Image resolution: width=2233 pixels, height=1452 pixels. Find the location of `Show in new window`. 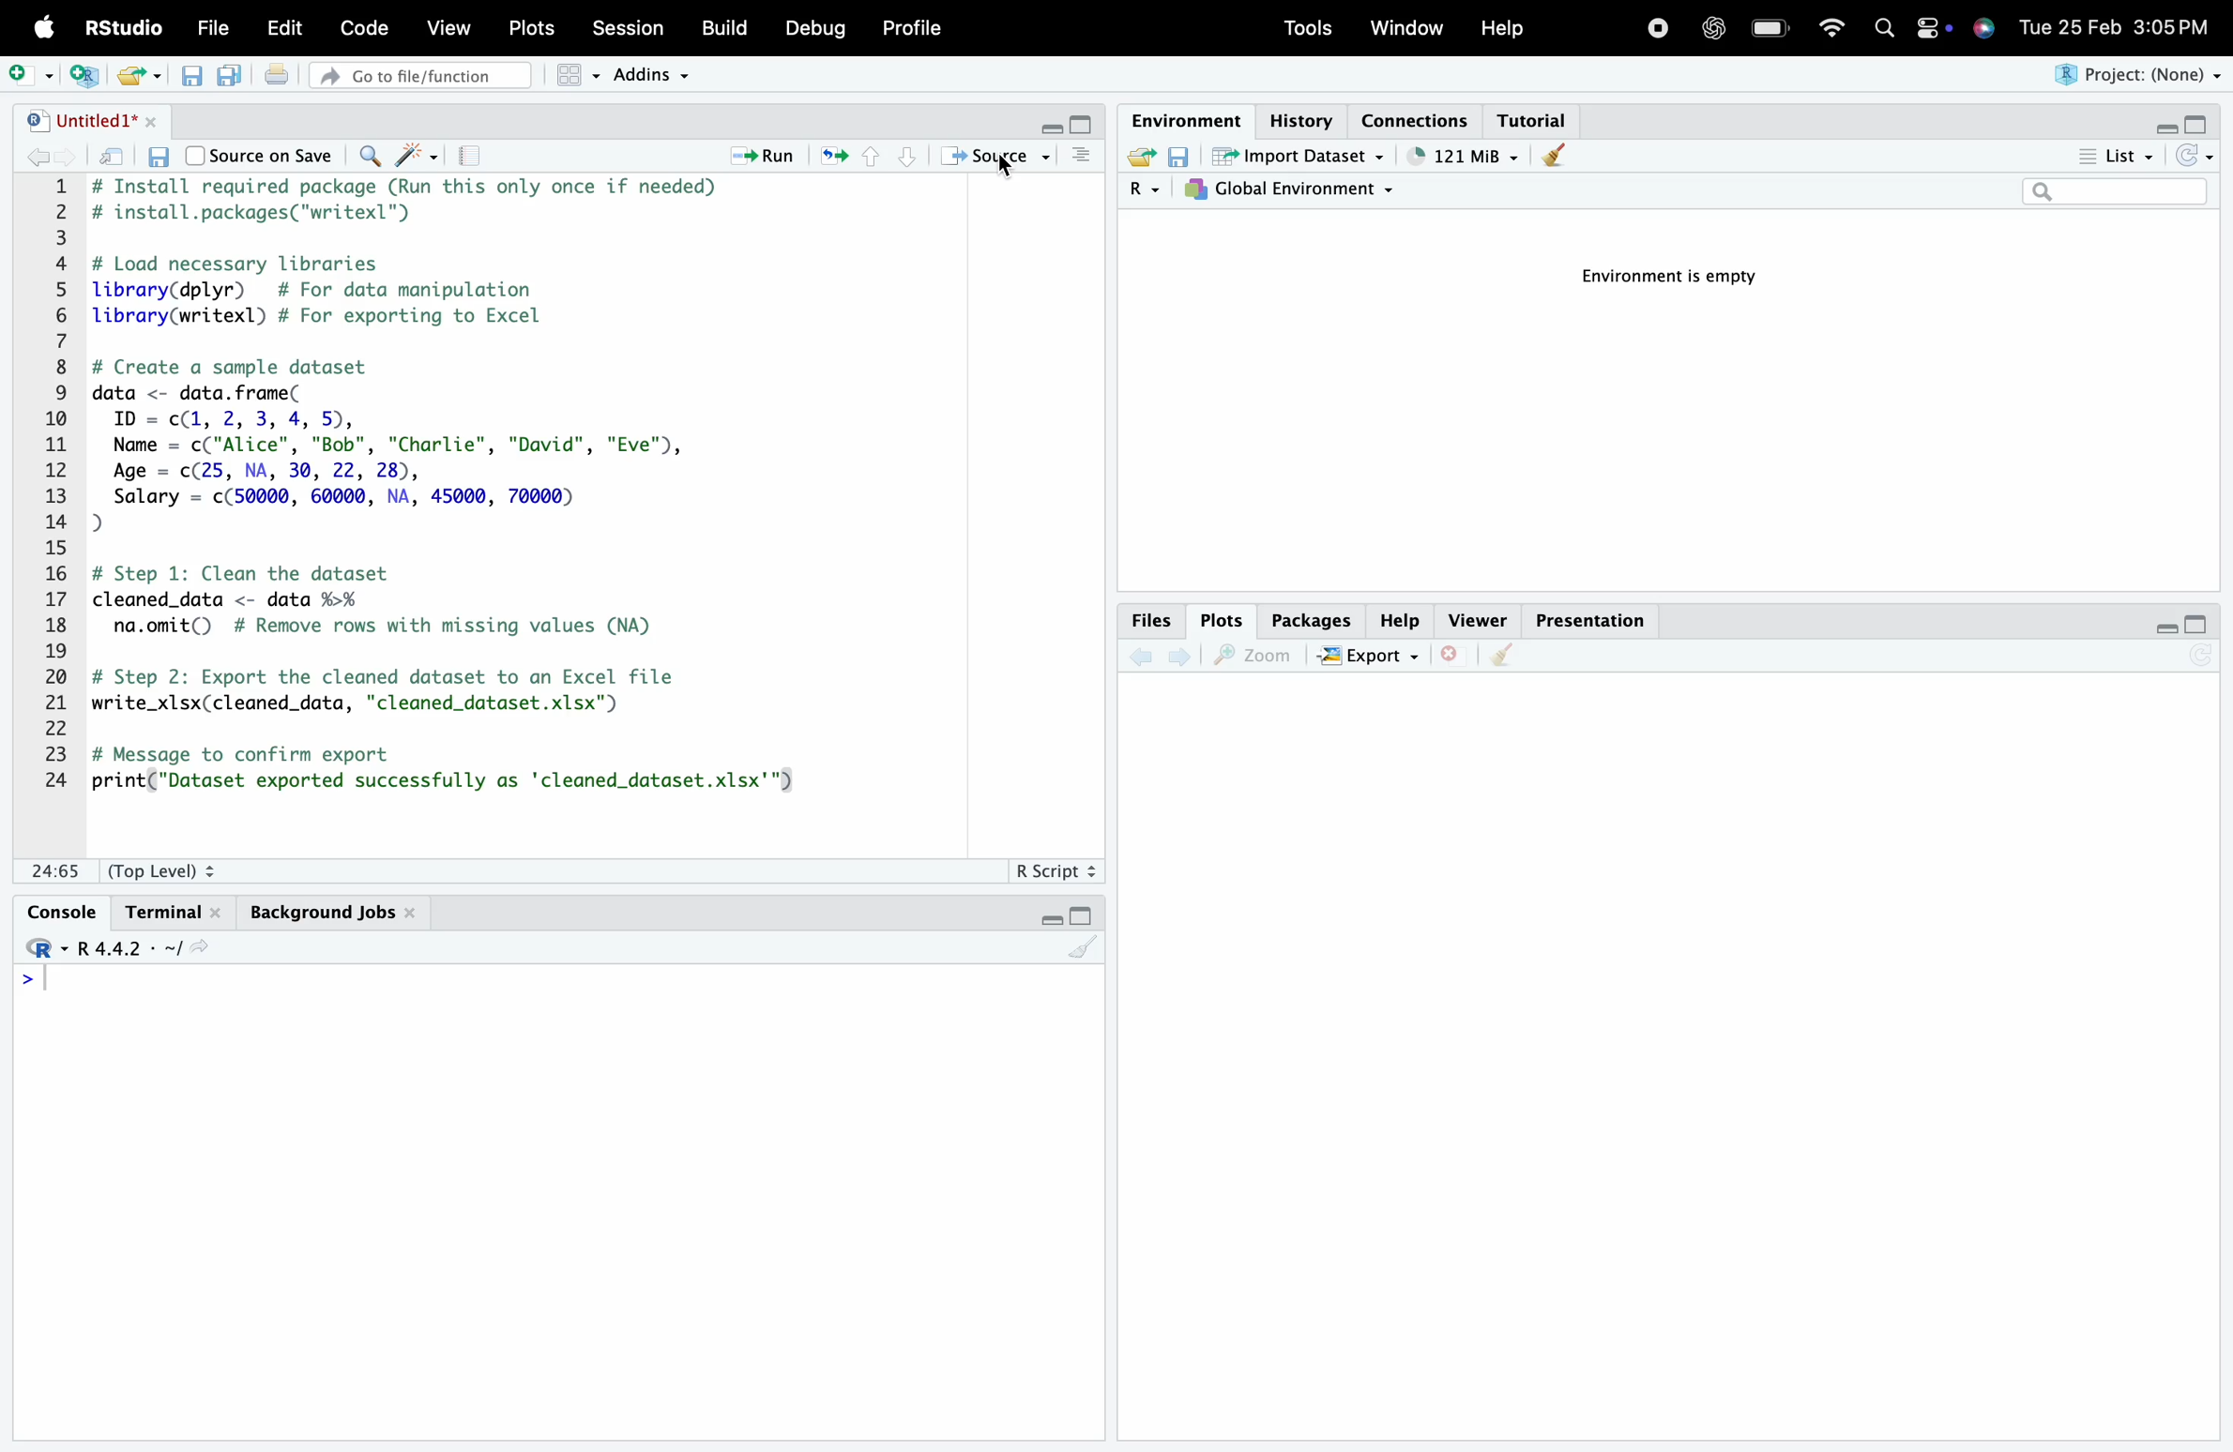

Show in new window is located at coordinates (112, 155).